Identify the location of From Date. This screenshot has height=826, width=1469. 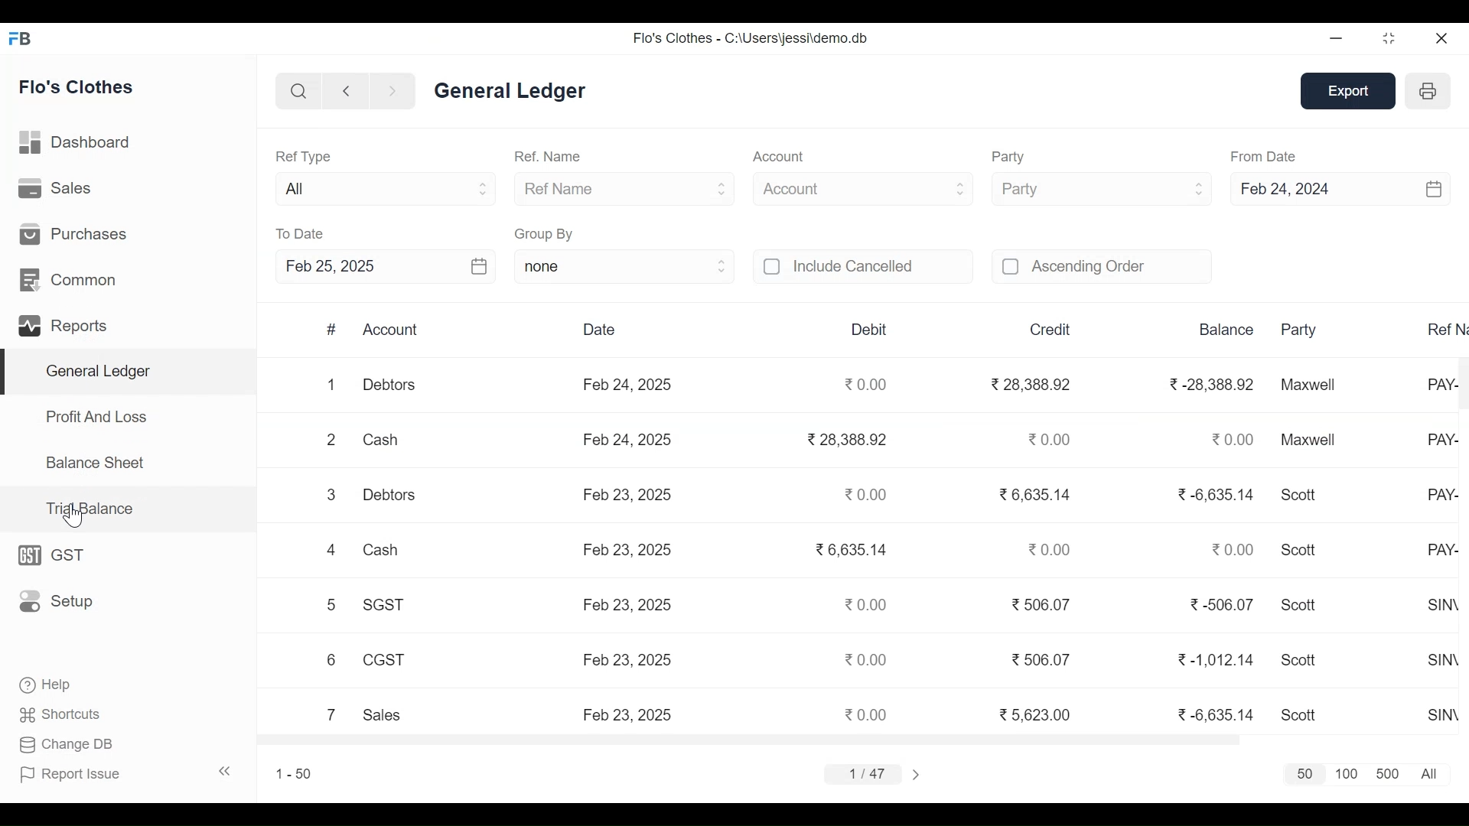
(1265, 156).